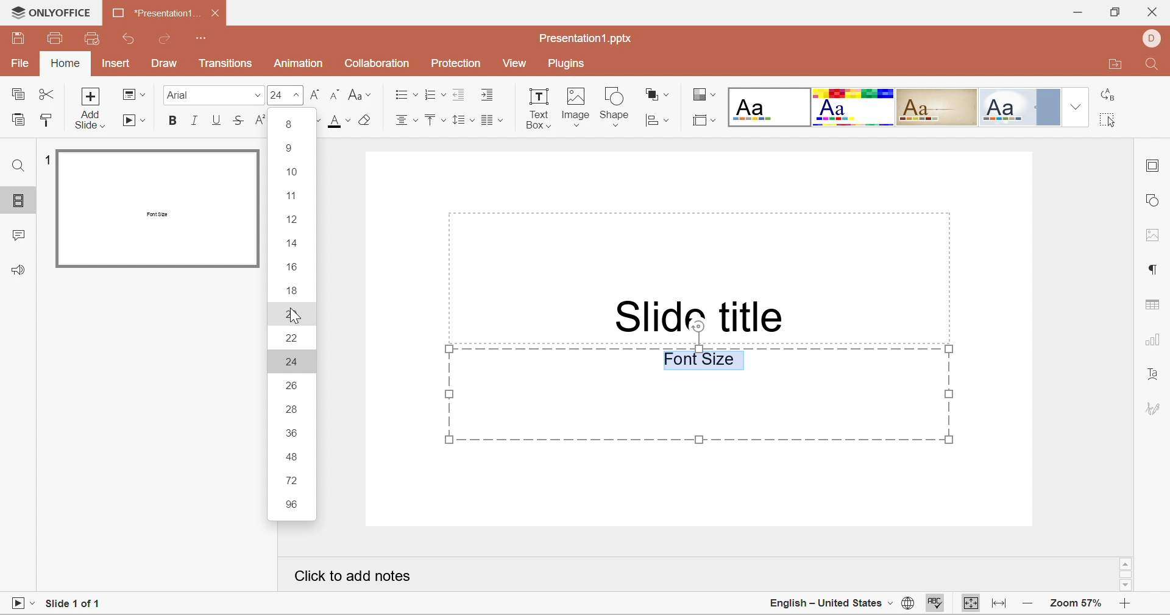  Describe the element at coordinates (1154, 379) in the screenshot. I see `Text Art settings` at that location.